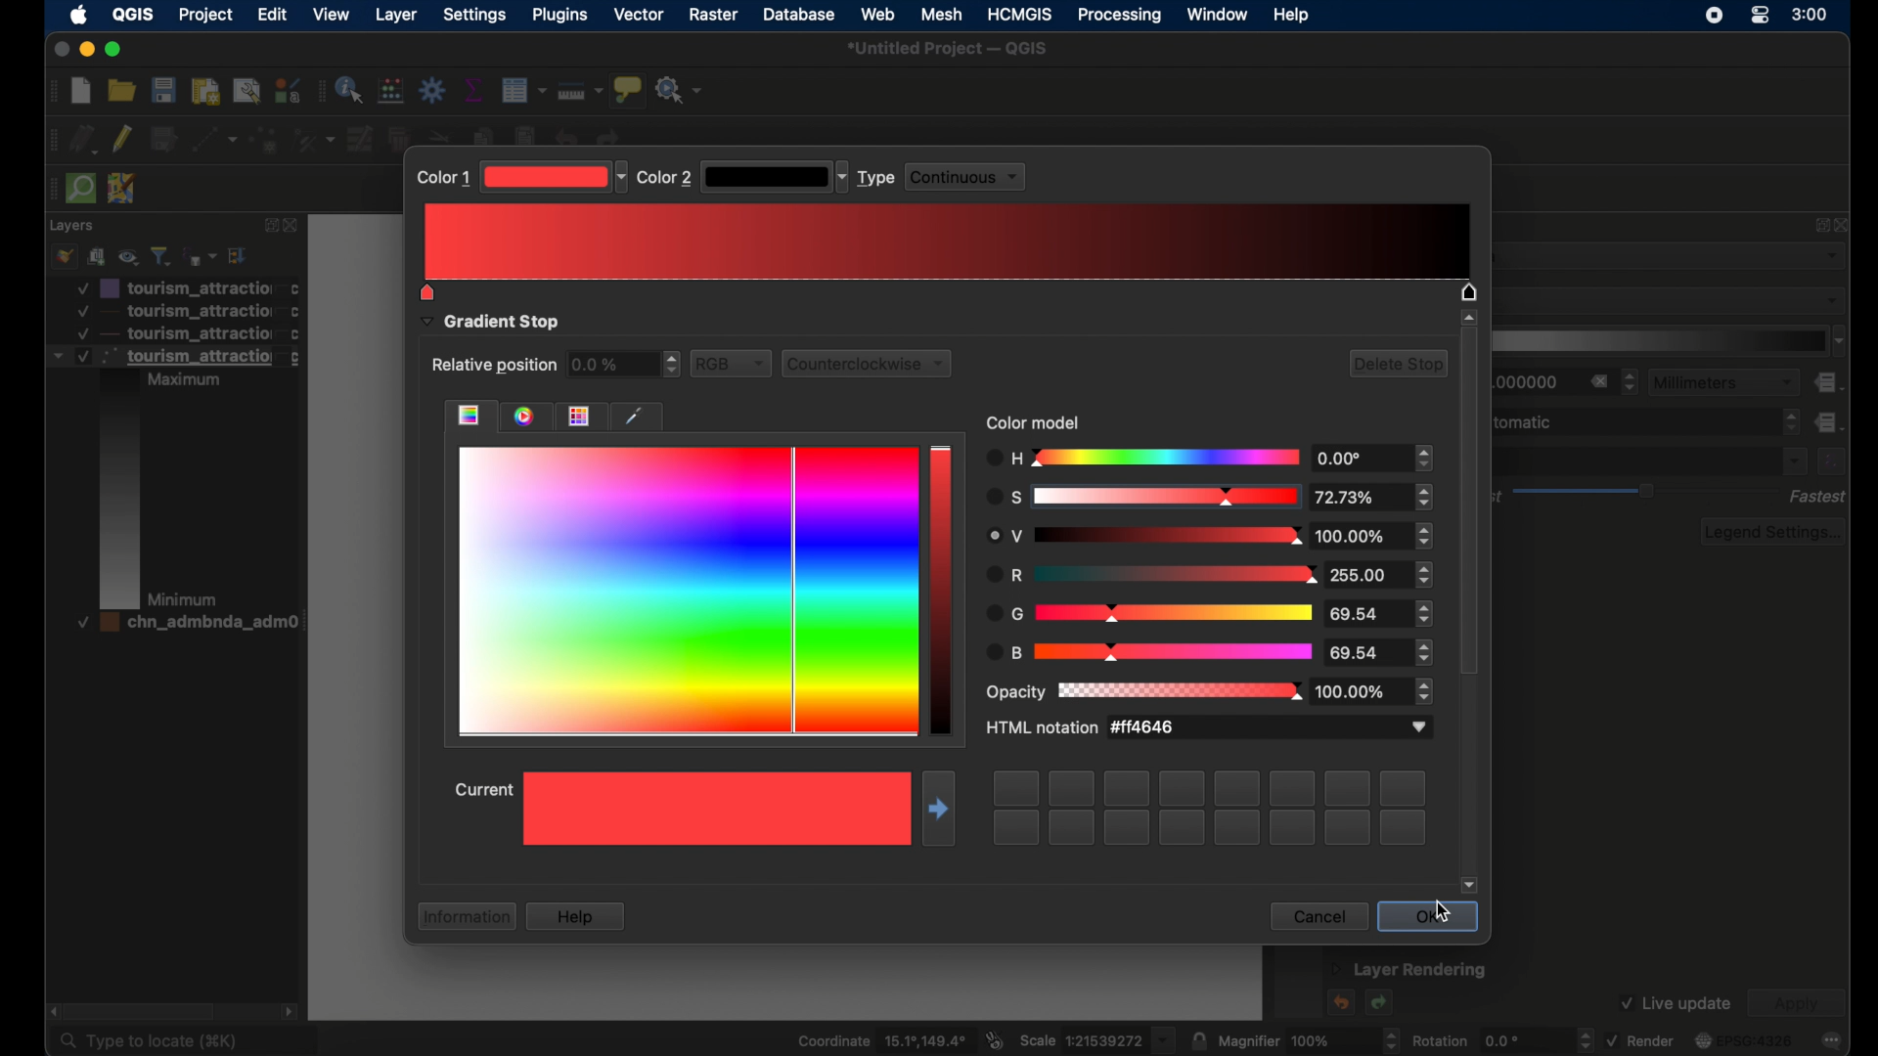 The image size is (1878, 1056). What do you see at coordinates (433, 91) in the screenshot?
I see `toolbox` at bounding box center [433, 91].